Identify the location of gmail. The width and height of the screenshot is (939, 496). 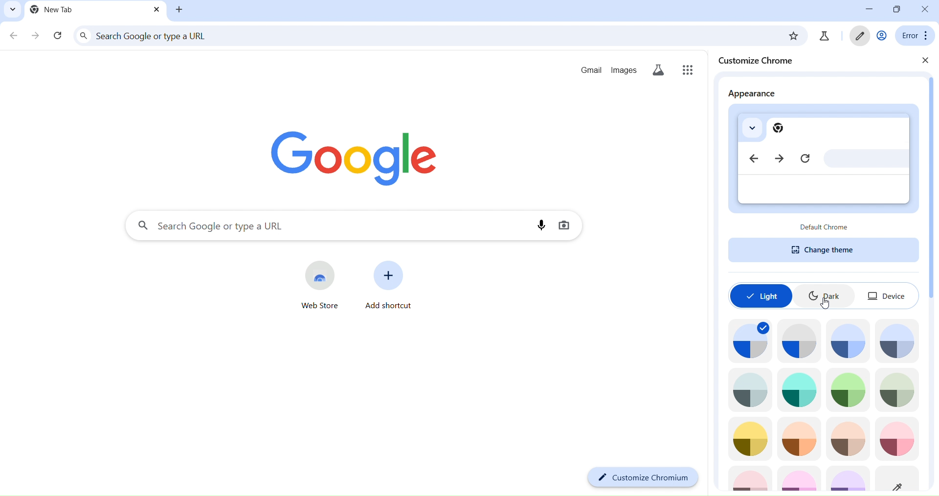
(592, 68).